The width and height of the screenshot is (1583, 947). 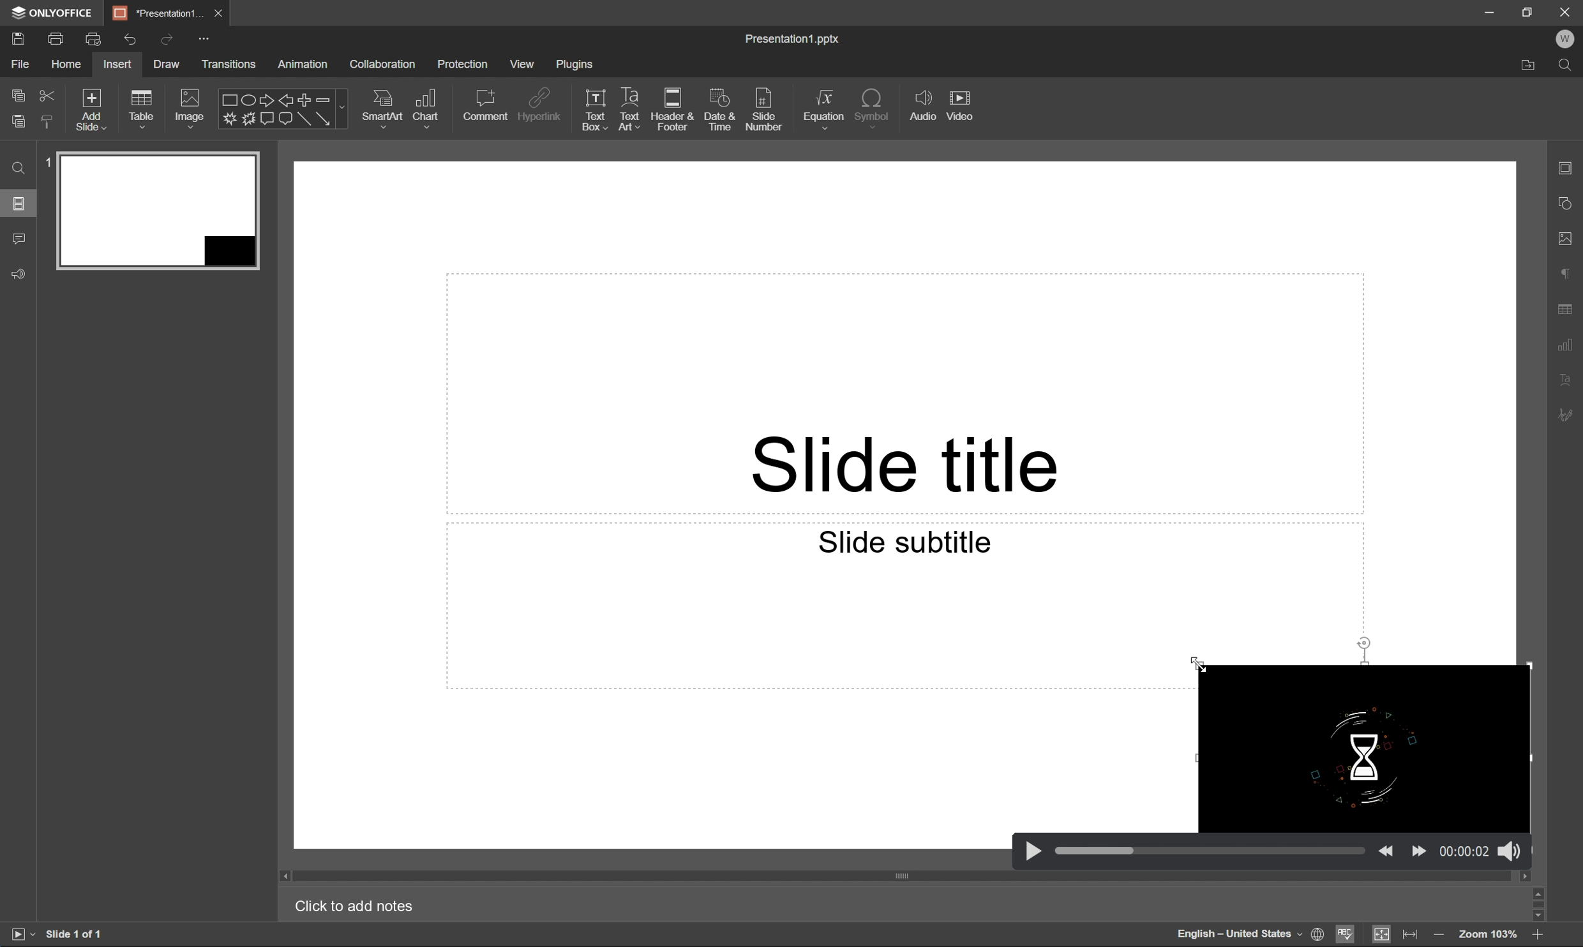 I want to click on English - United States, so click(x=1236, y=934).